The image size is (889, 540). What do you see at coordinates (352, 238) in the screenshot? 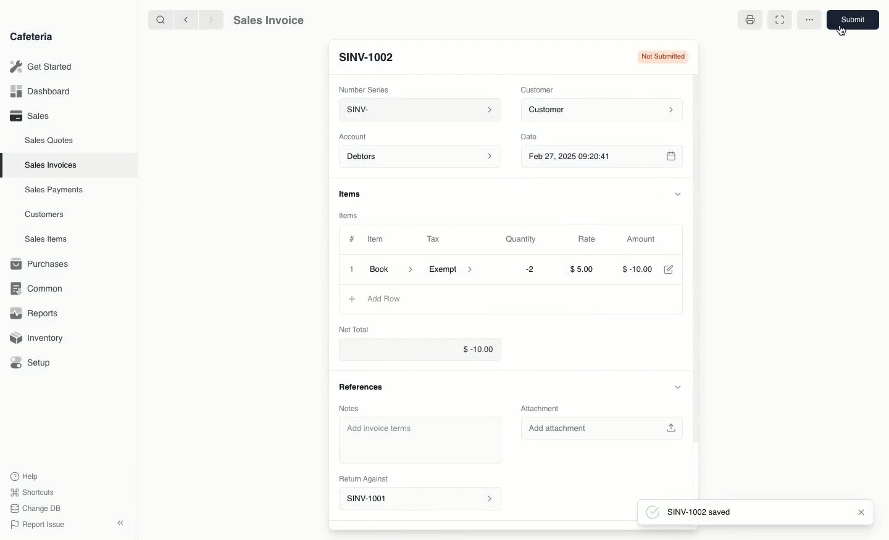
I see `#` at bounding box center [352, 238].